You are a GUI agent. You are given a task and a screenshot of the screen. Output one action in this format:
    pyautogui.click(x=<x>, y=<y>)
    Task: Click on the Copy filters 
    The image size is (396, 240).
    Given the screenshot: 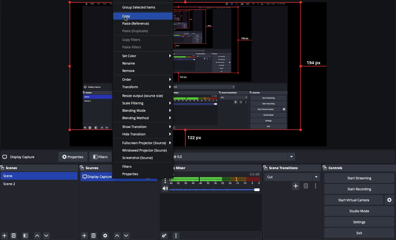 What is the action you would take?
    pyautogui.click(x=132, y=40)
    